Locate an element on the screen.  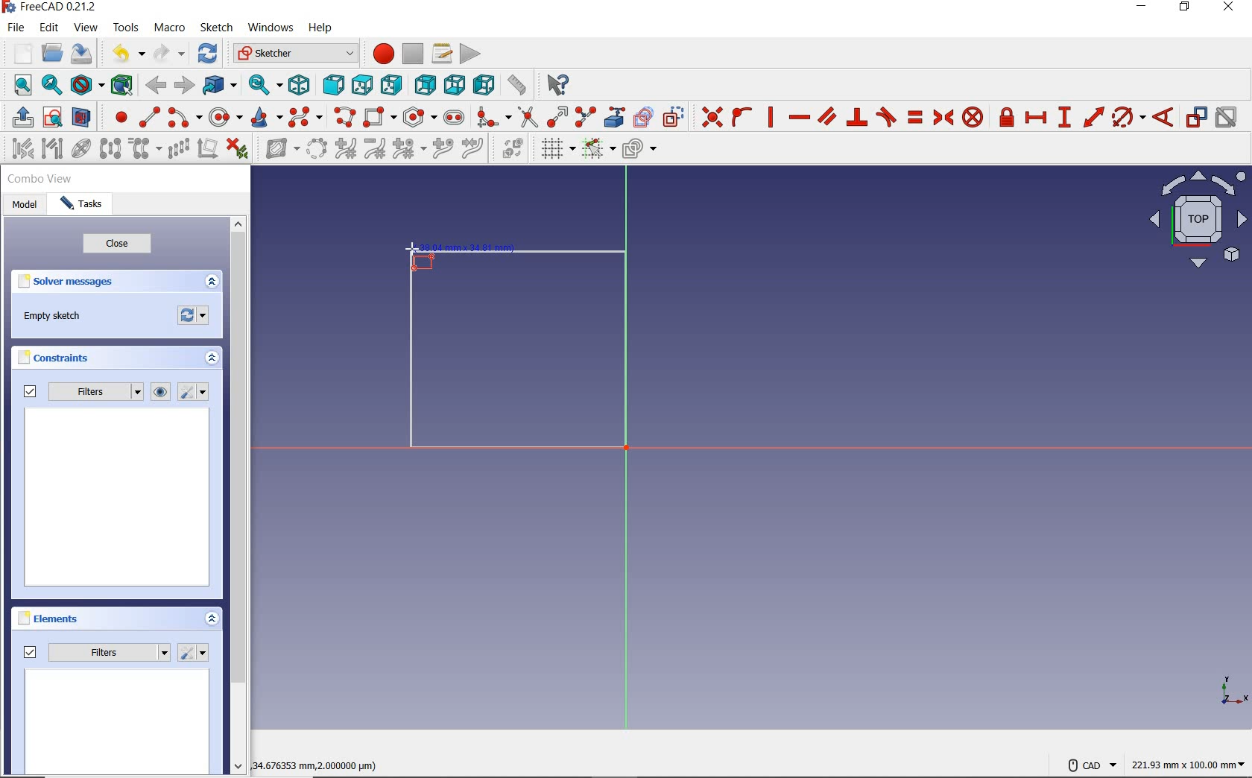
configure rendering order is located at coordinates (639, 148).